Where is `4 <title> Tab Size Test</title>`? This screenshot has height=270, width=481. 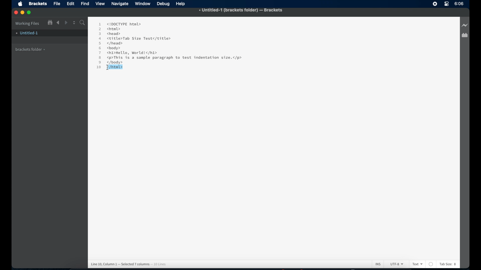 4 <title> Tab Size Test</title> is located at coordinates (134, 38).